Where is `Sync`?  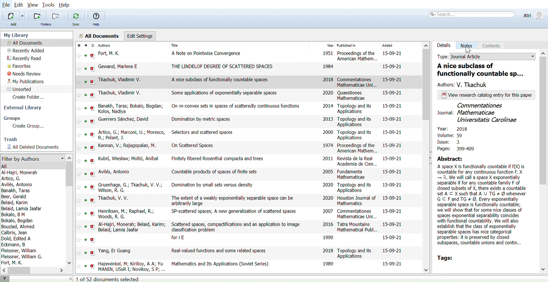
Sync is located at coordinates (76, 25).